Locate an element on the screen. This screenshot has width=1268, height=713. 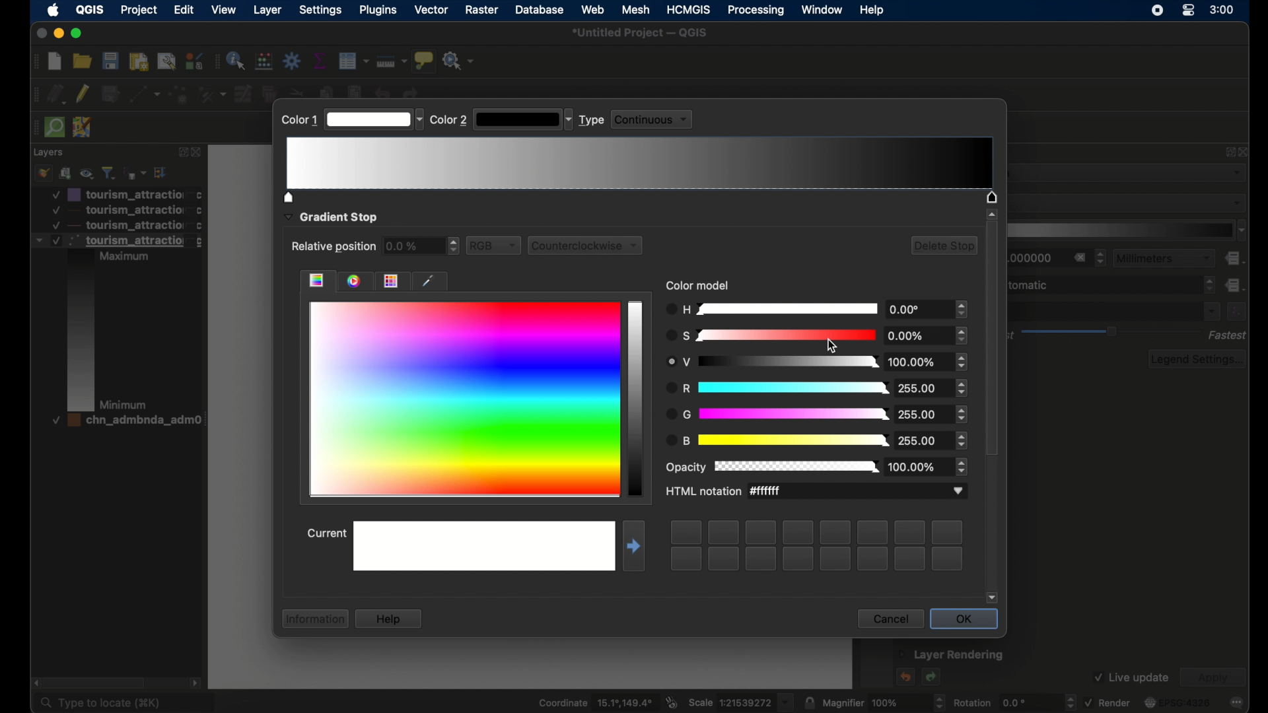
add group is located at coordinates (65, 174).